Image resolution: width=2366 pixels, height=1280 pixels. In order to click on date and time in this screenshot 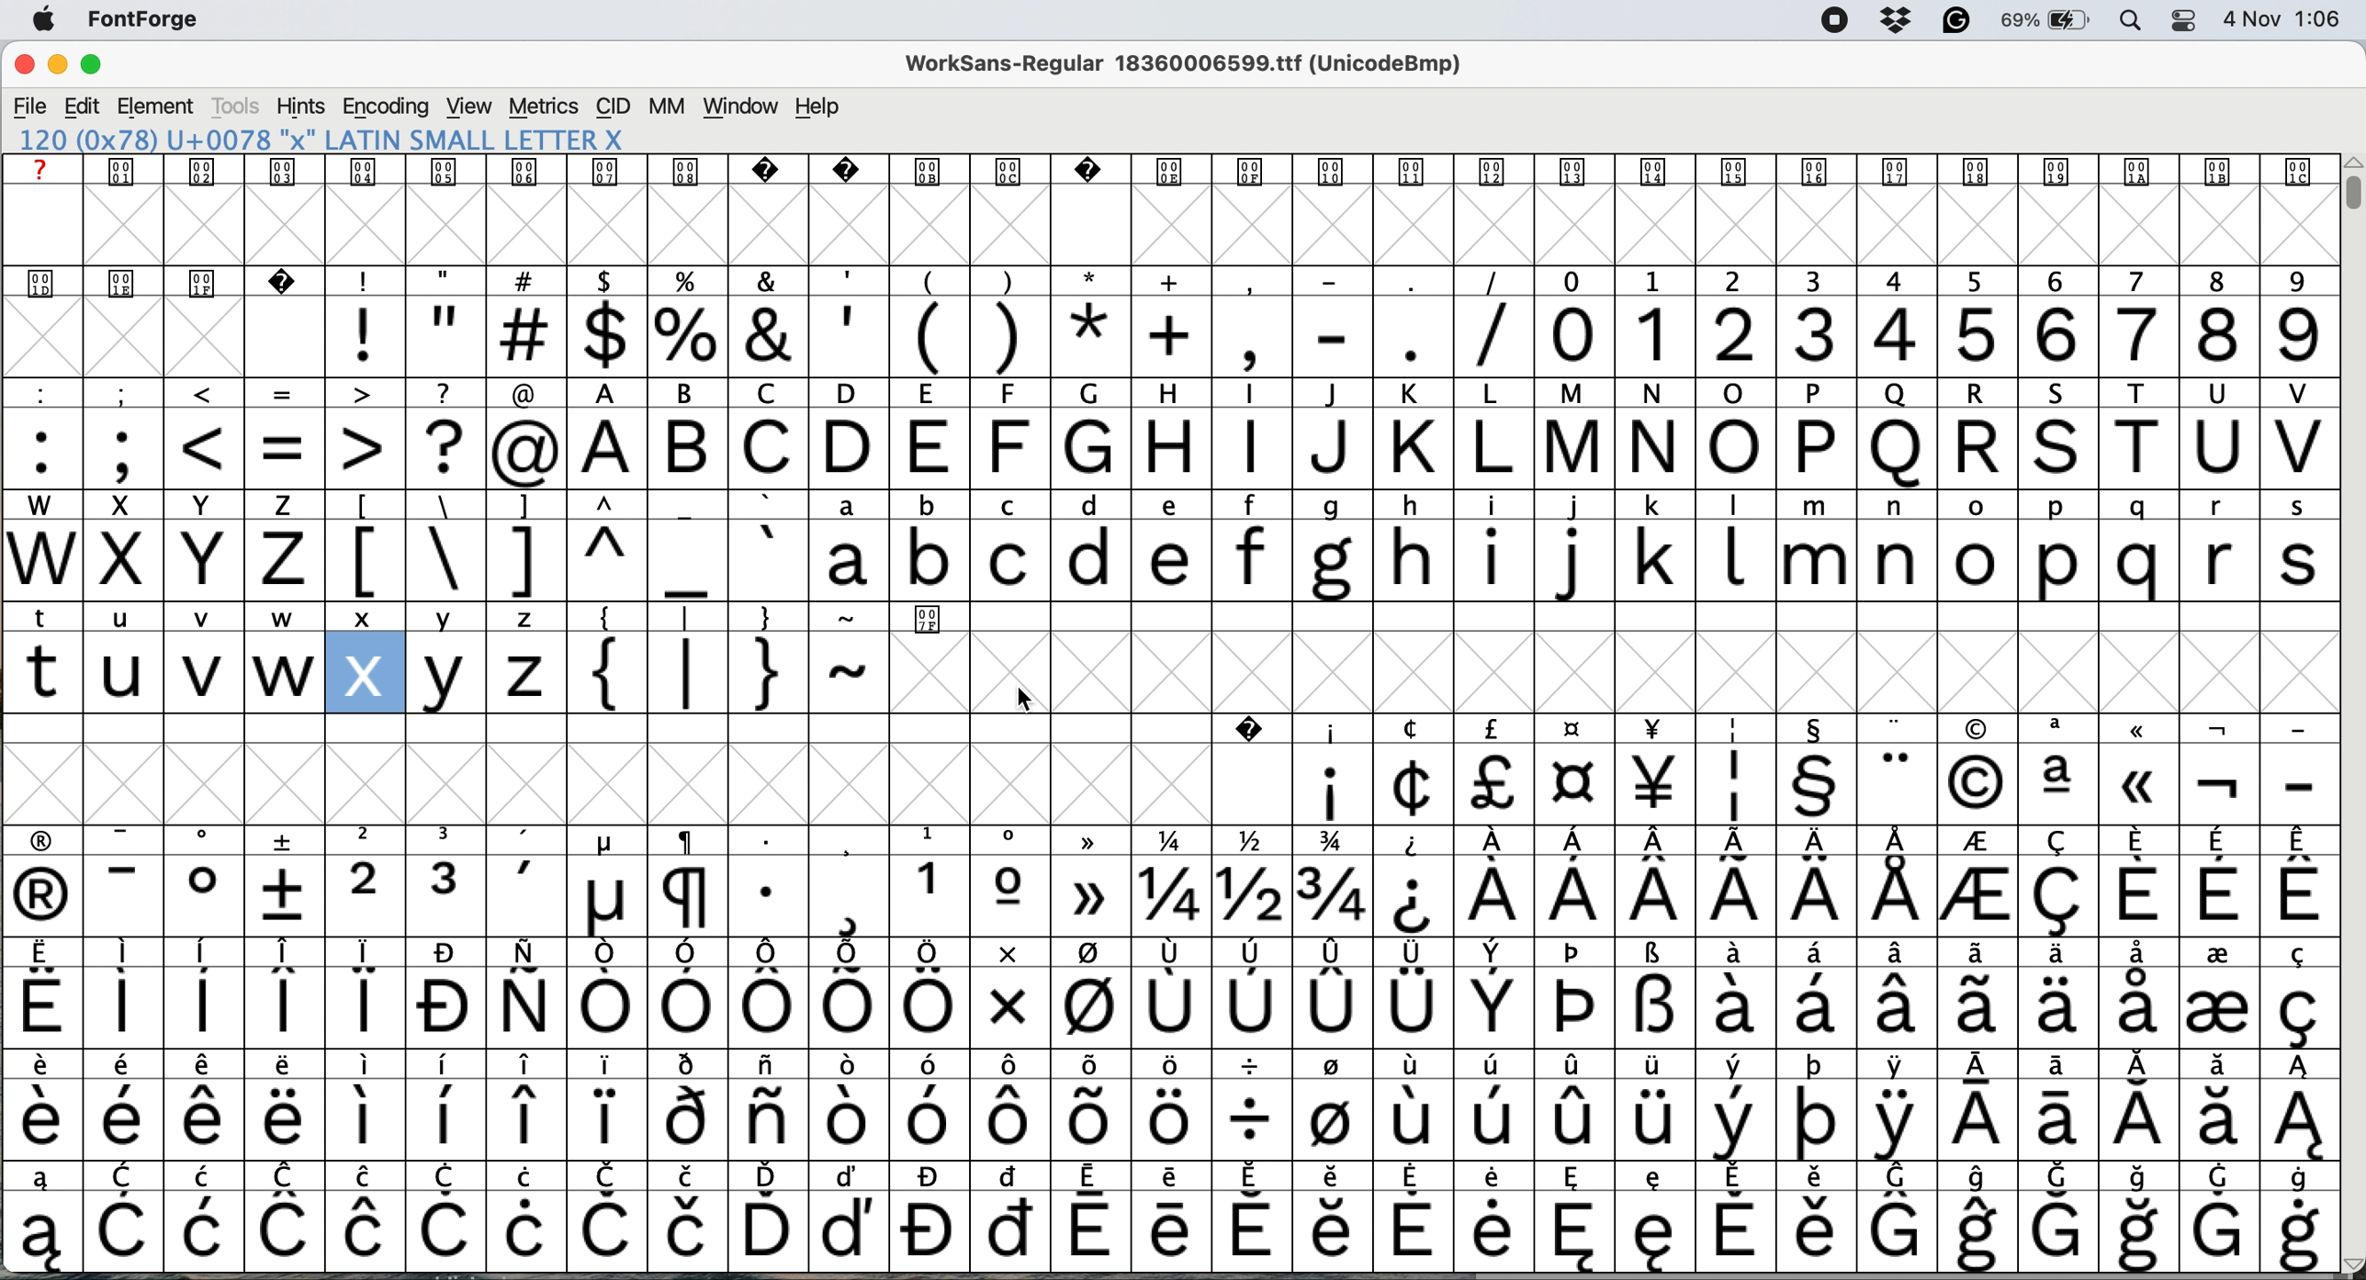, I will do `click(2284, 19)`.